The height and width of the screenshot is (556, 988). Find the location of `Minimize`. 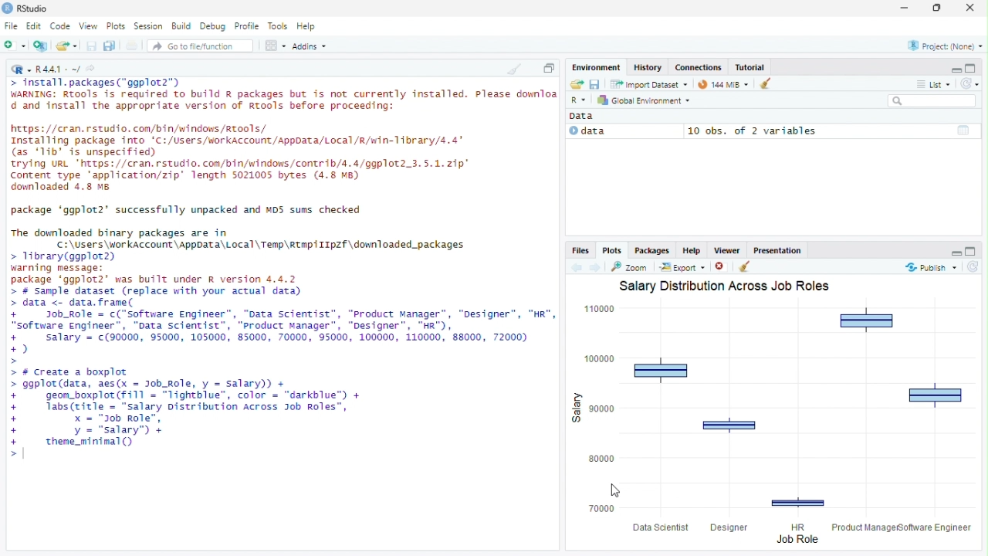

Minimize is located at coordinates (952, 67).